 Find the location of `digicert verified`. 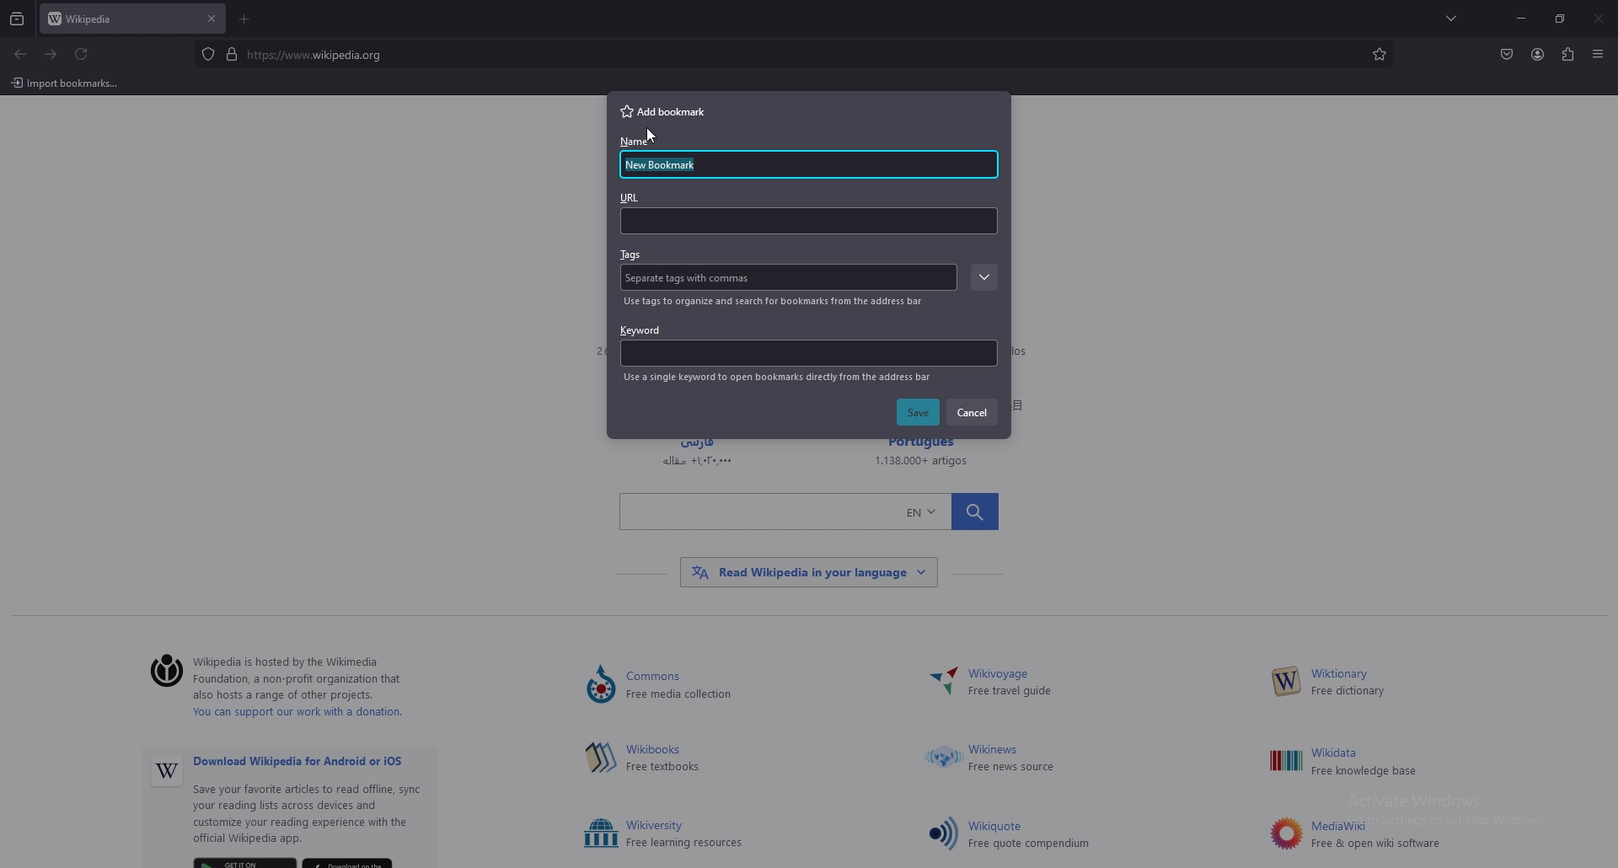

digicert verified is located at coordinates (233, 53).